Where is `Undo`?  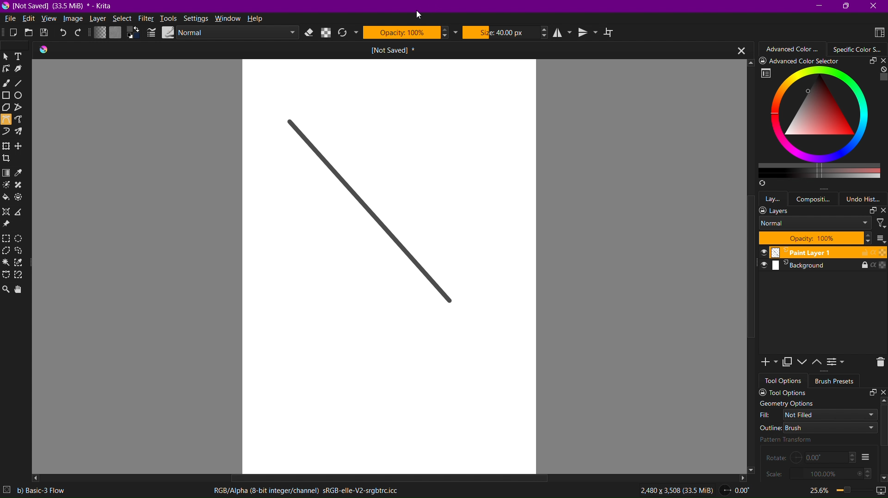 Undo is located at coordinates (64, 33).